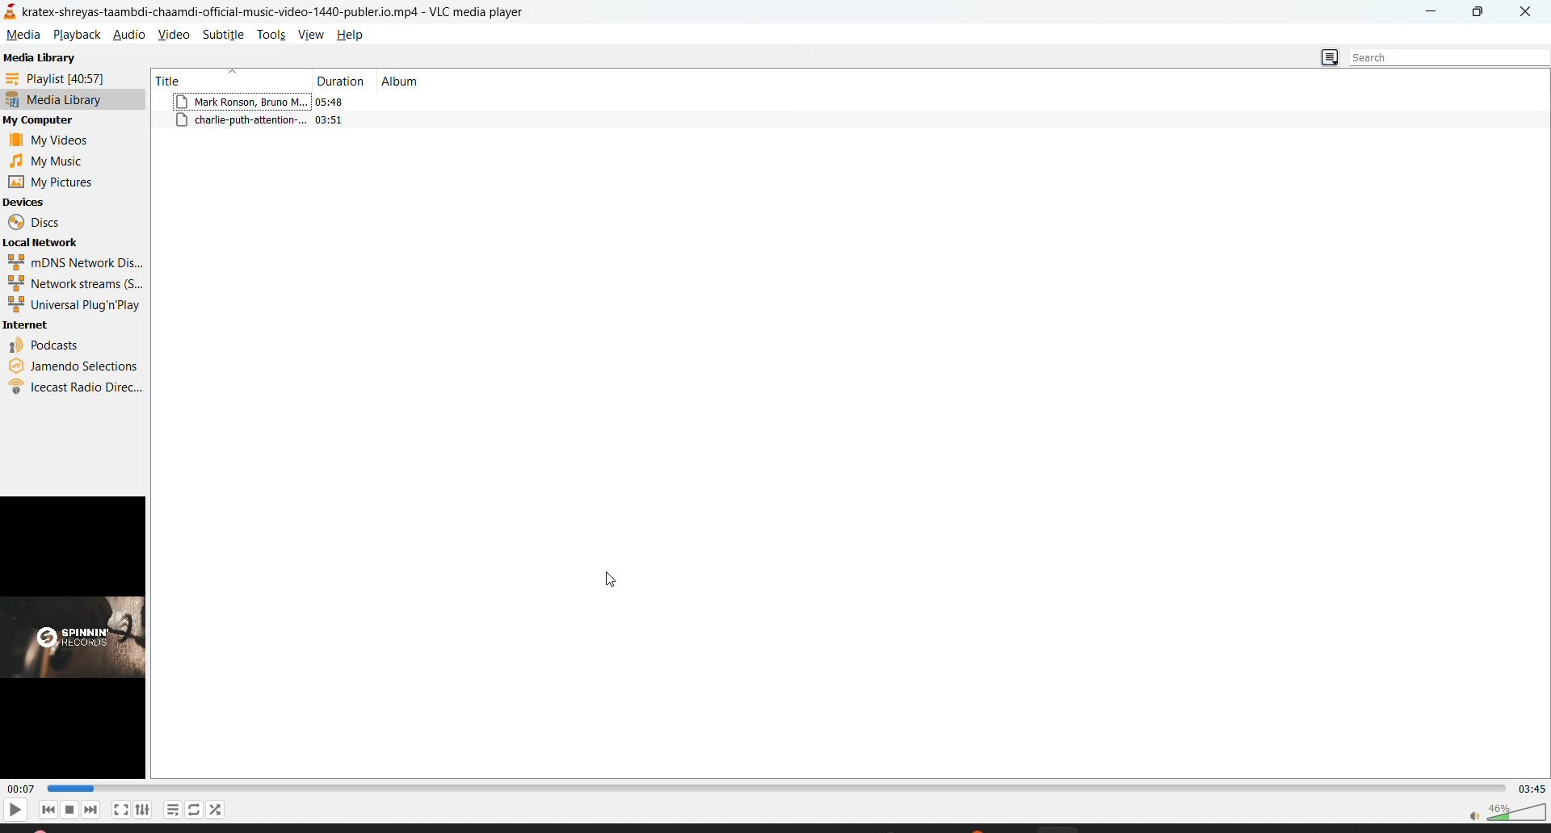 This screenshot has height=833, width=1551. What do you see at coordinates (42, 60) in the screenshot?
I see `media library` at bounding box center [42, 60].